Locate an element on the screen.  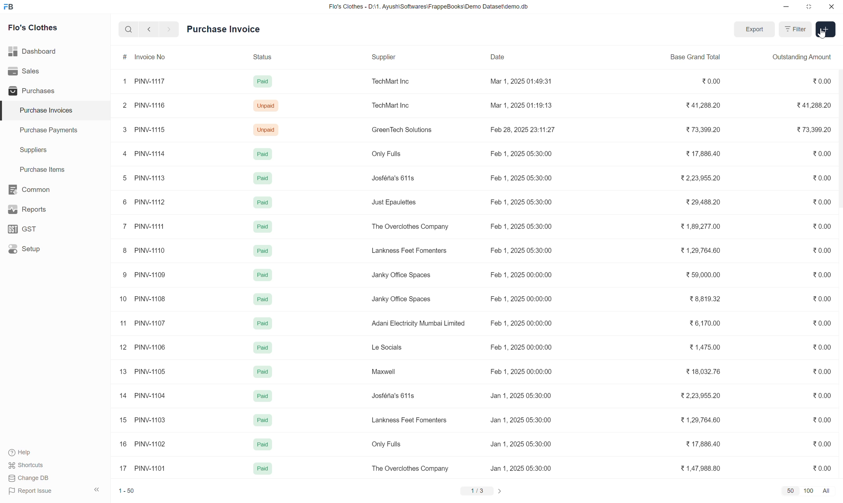
2,23,955.20 is located at coordinates (699, 395).